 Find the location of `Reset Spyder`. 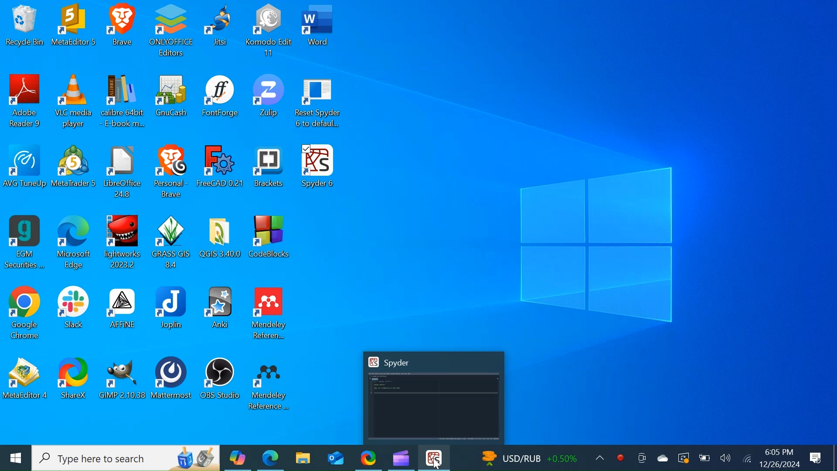

Reset Spyder is located at coordinates (323, 104).